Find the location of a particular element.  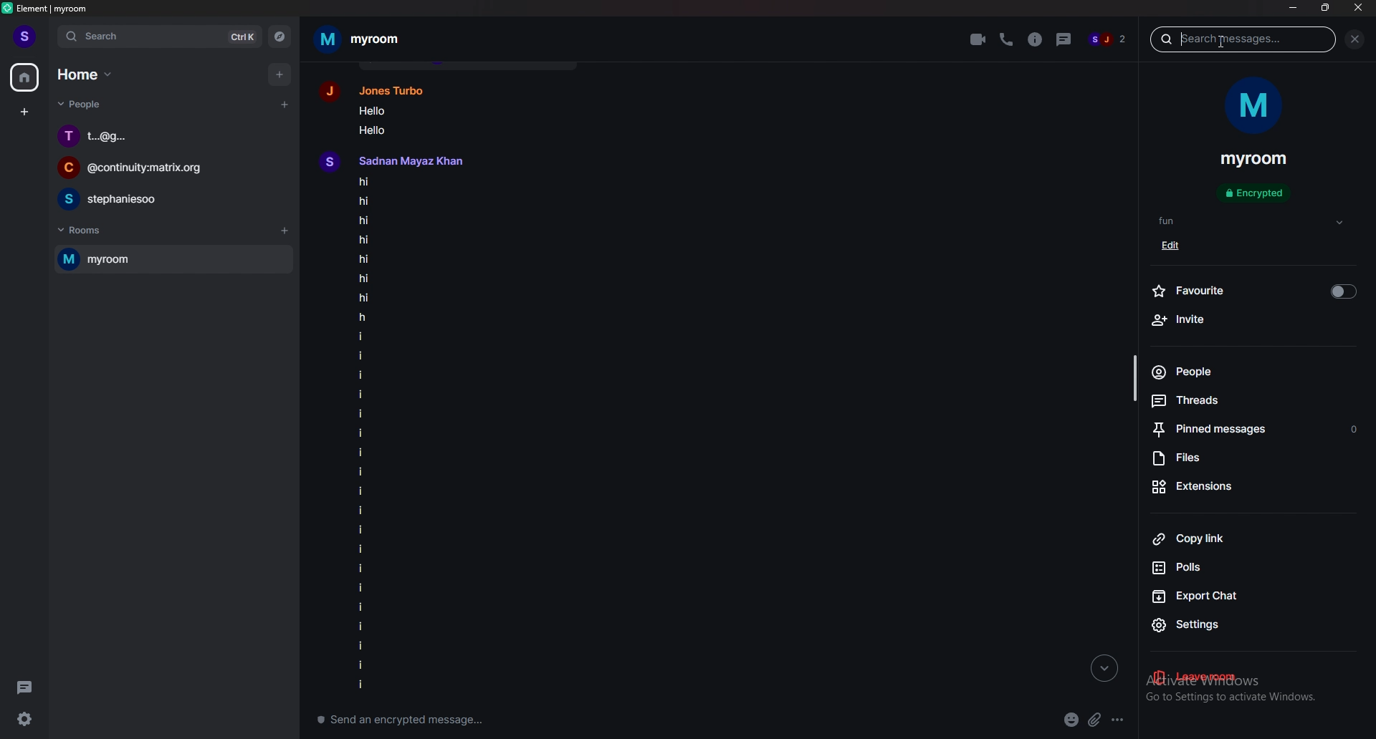

edit tag is located at coordinates (1188, 245).